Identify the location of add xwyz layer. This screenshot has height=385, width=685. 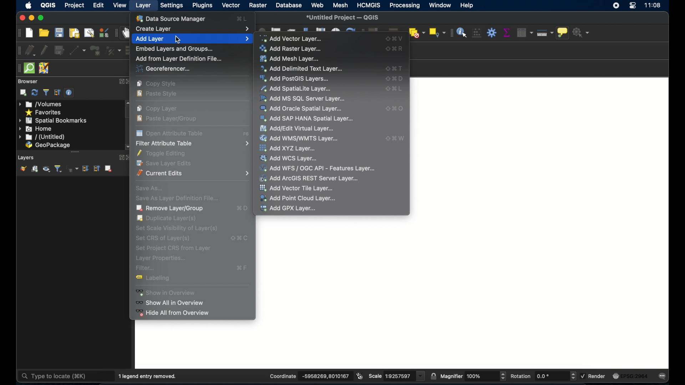
(288, 148).